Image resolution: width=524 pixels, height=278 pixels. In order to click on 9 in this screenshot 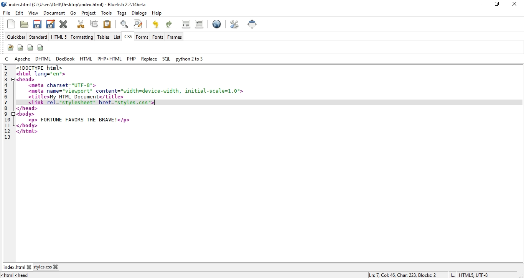, I will do `click(7, 114)`.